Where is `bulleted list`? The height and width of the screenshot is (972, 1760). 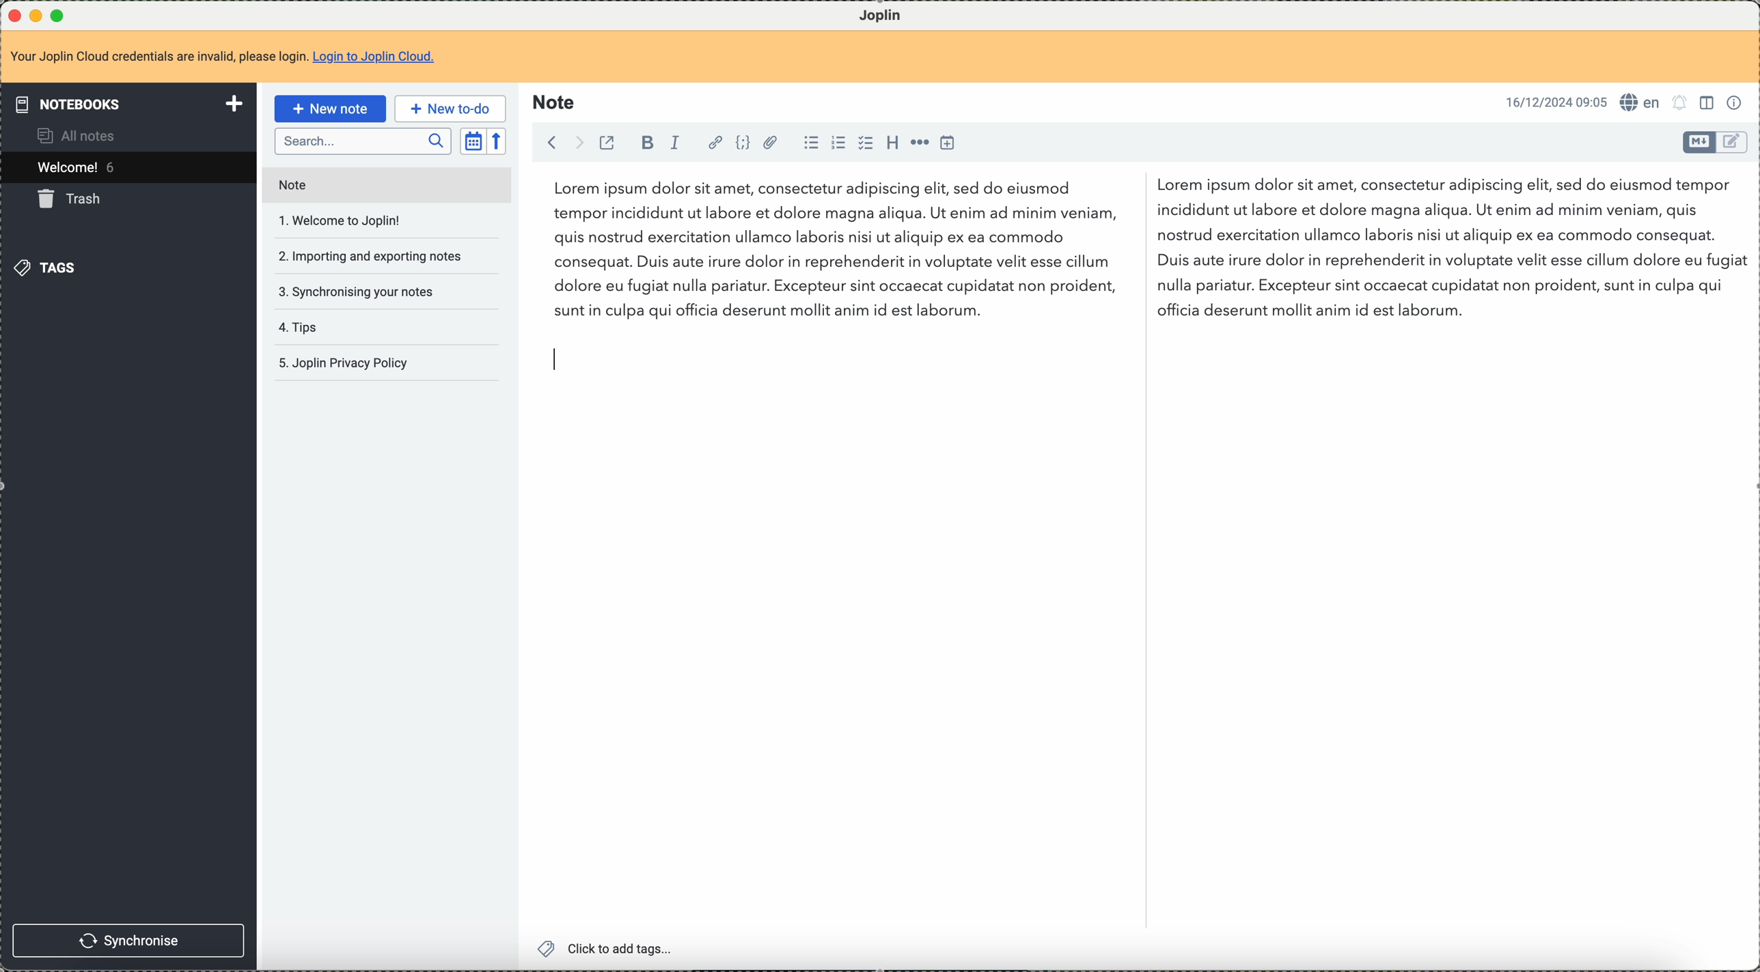
bulleted list is located at coordinates (810, 145).